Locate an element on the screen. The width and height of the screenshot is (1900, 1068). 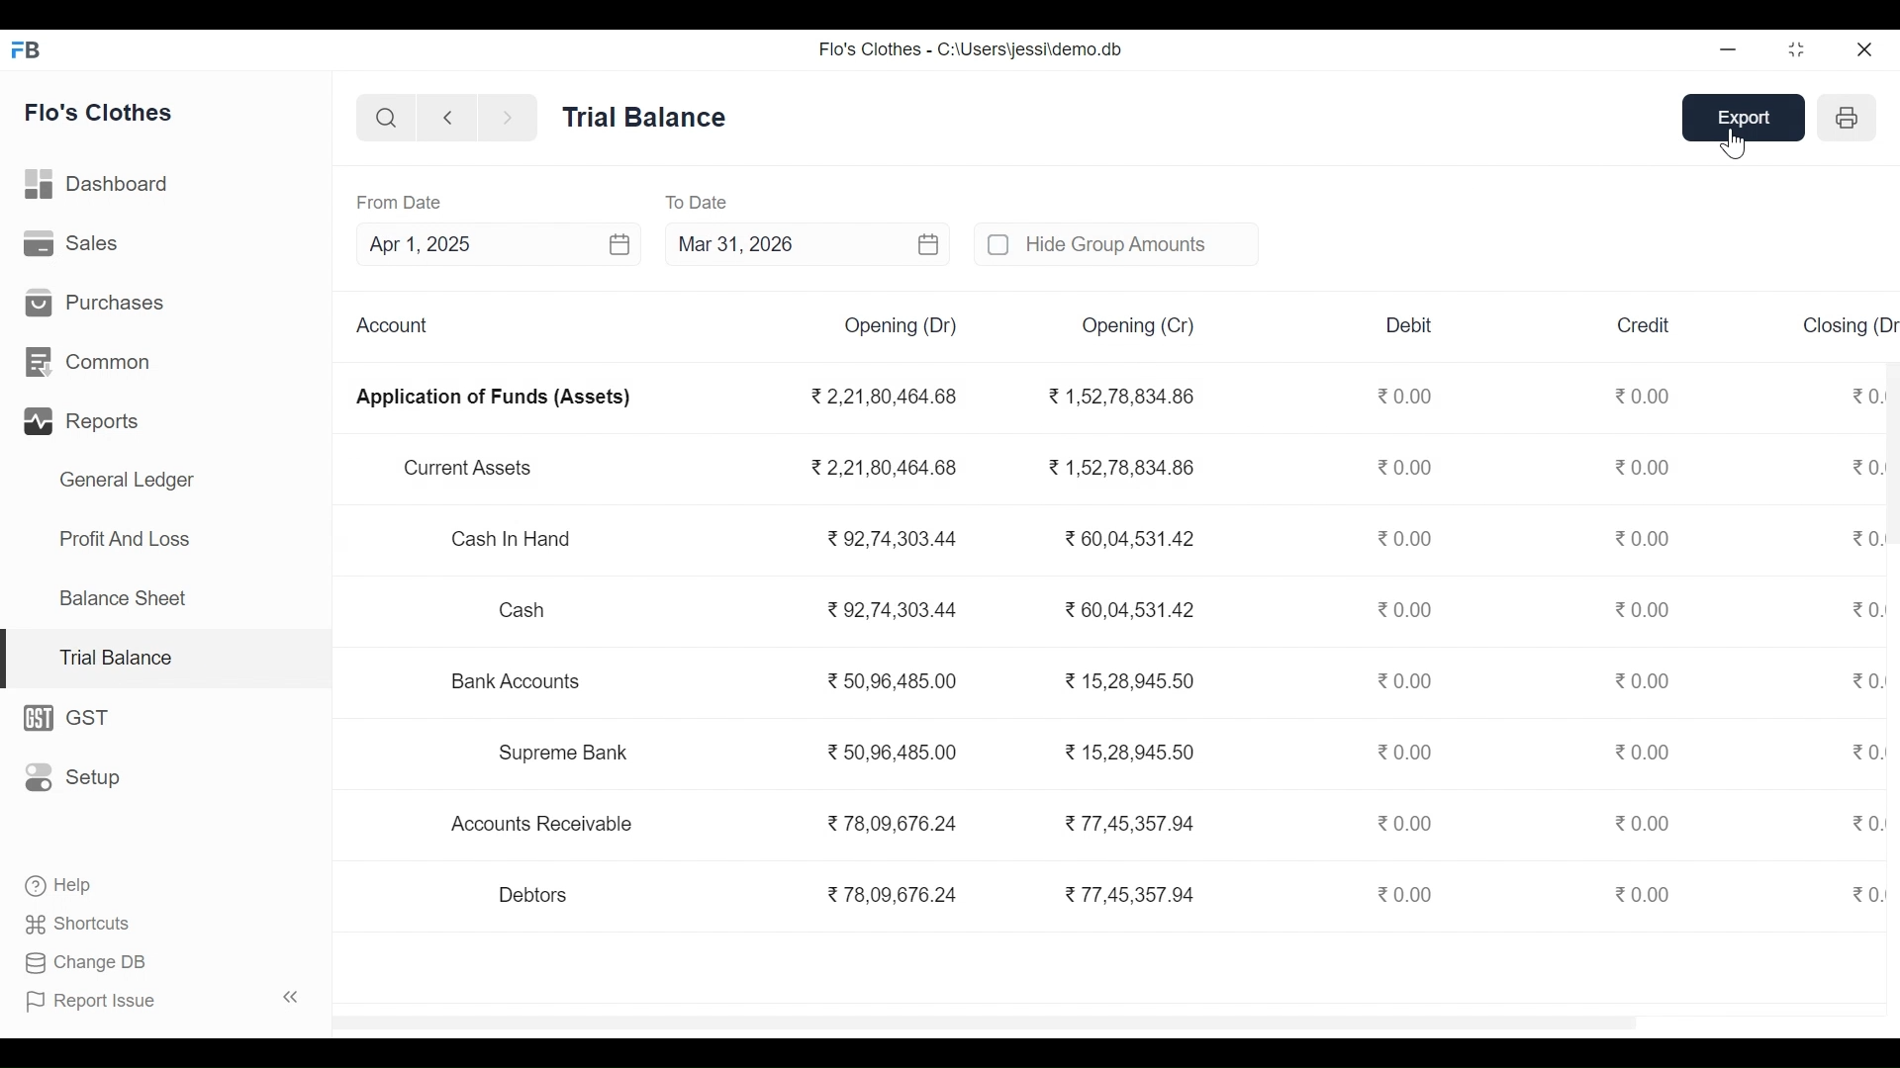
Account is located at coordinates (398, 325).